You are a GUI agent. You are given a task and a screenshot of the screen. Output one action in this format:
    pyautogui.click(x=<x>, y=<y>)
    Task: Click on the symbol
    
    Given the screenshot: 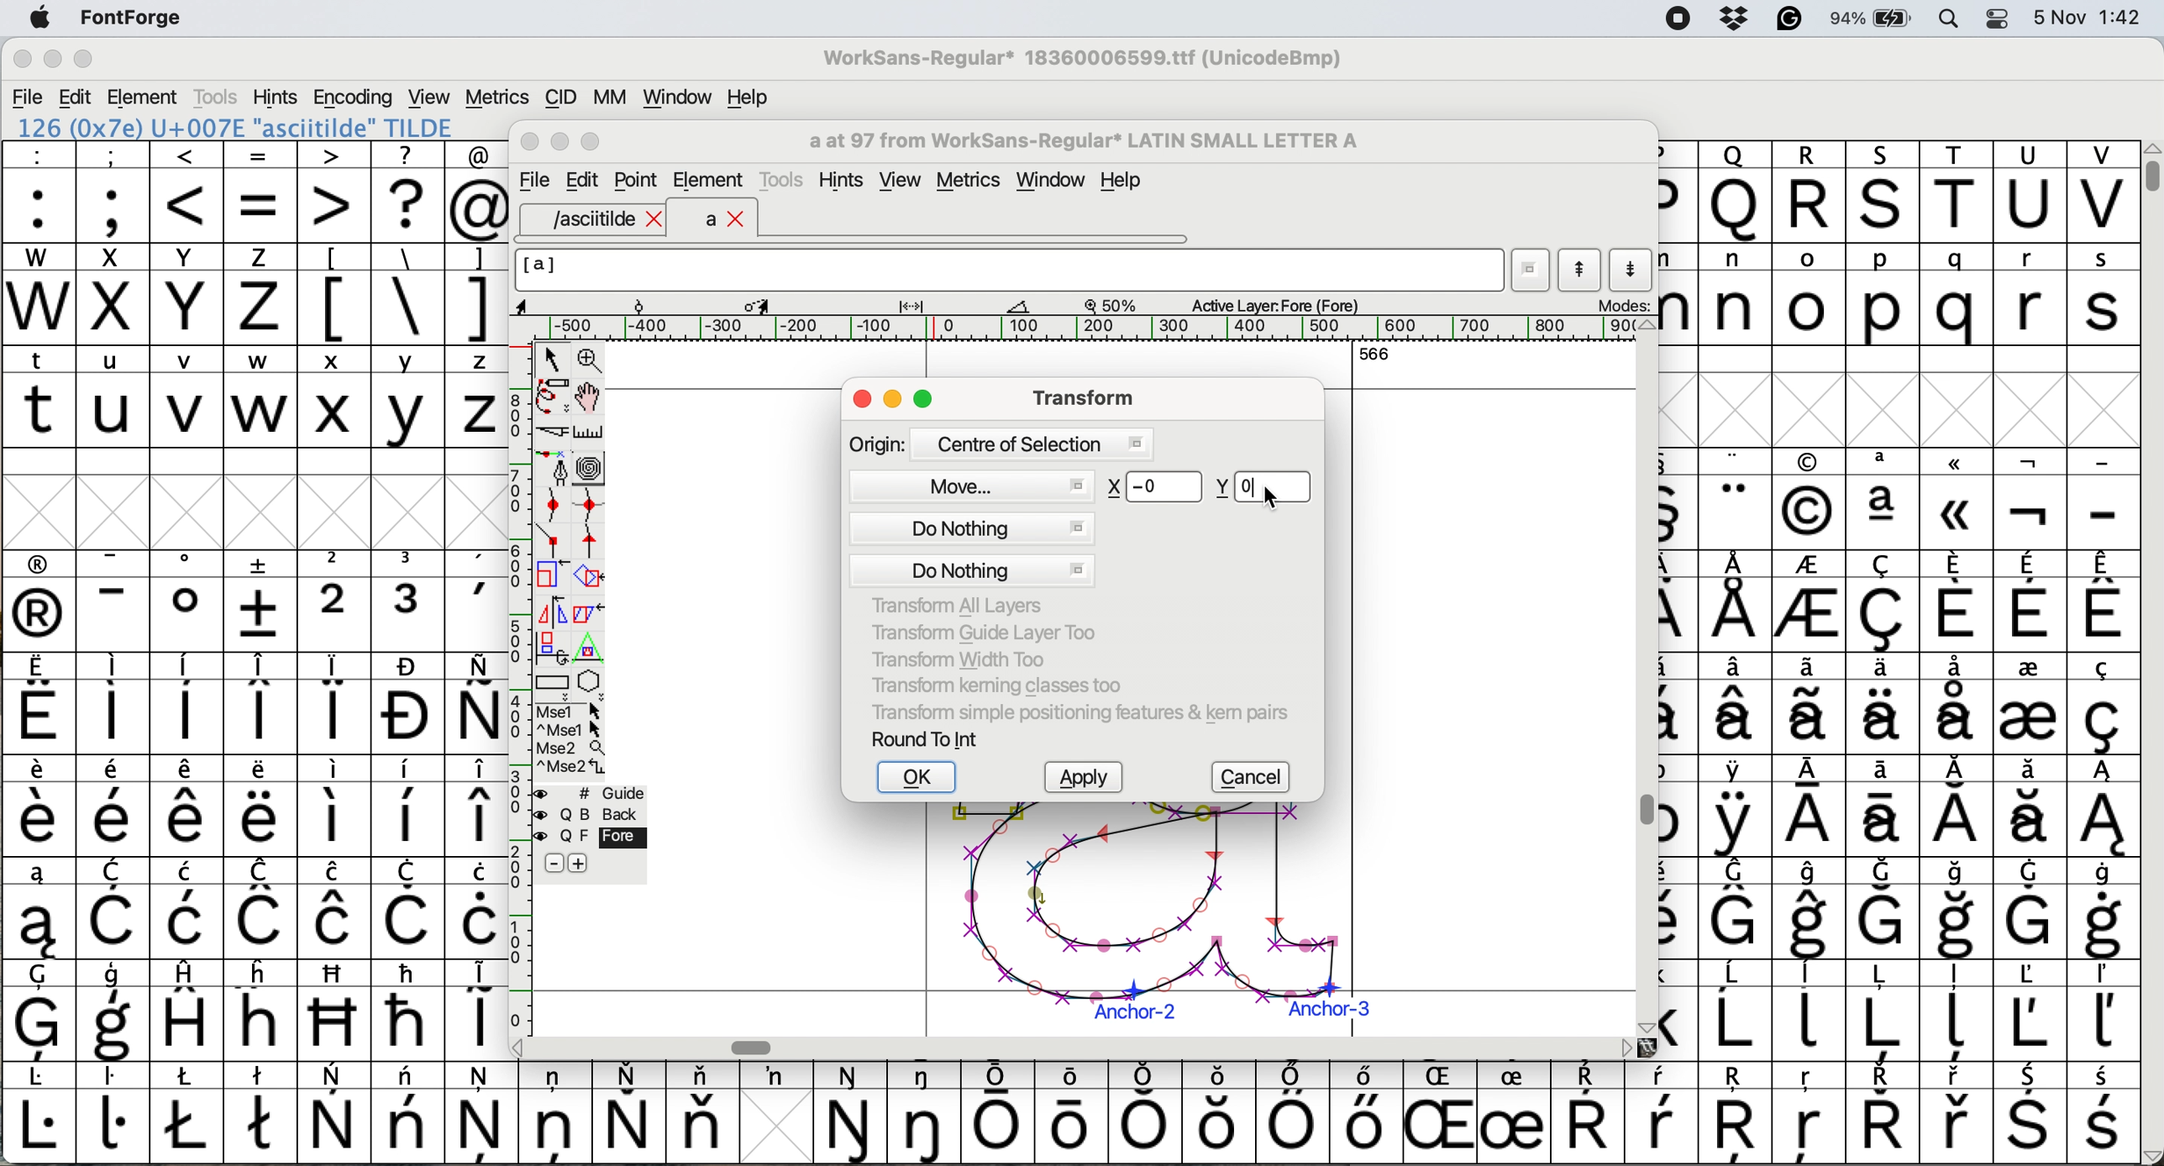 What is the action you would take?
    pyautogui.click(x=2105, y=1115)
    